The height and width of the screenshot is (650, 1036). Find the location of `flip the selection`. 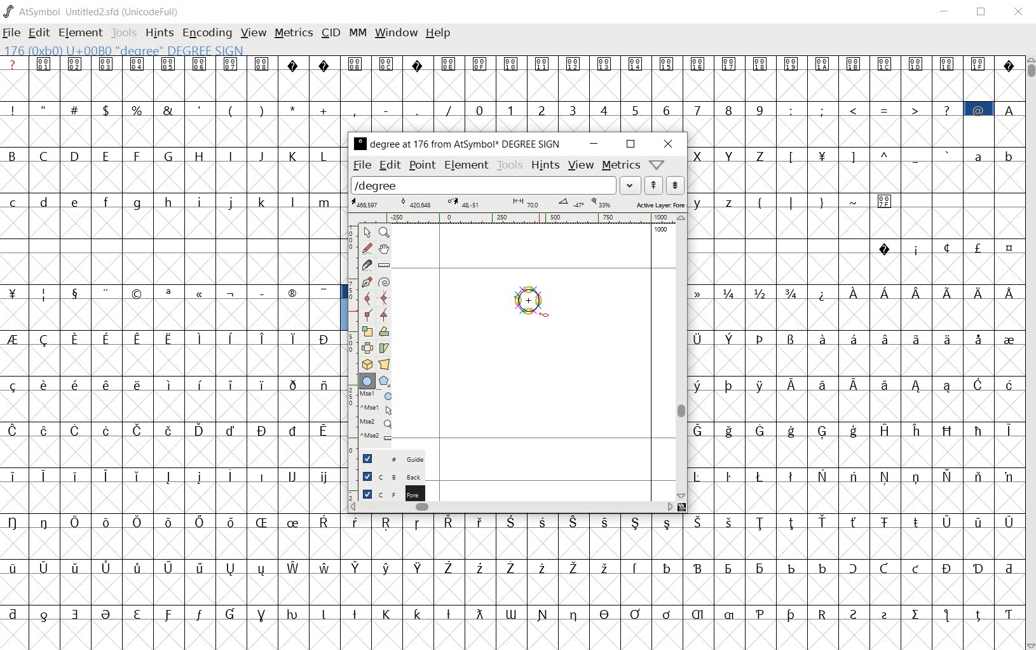

flip the selection is located at coordinates (365, 348).